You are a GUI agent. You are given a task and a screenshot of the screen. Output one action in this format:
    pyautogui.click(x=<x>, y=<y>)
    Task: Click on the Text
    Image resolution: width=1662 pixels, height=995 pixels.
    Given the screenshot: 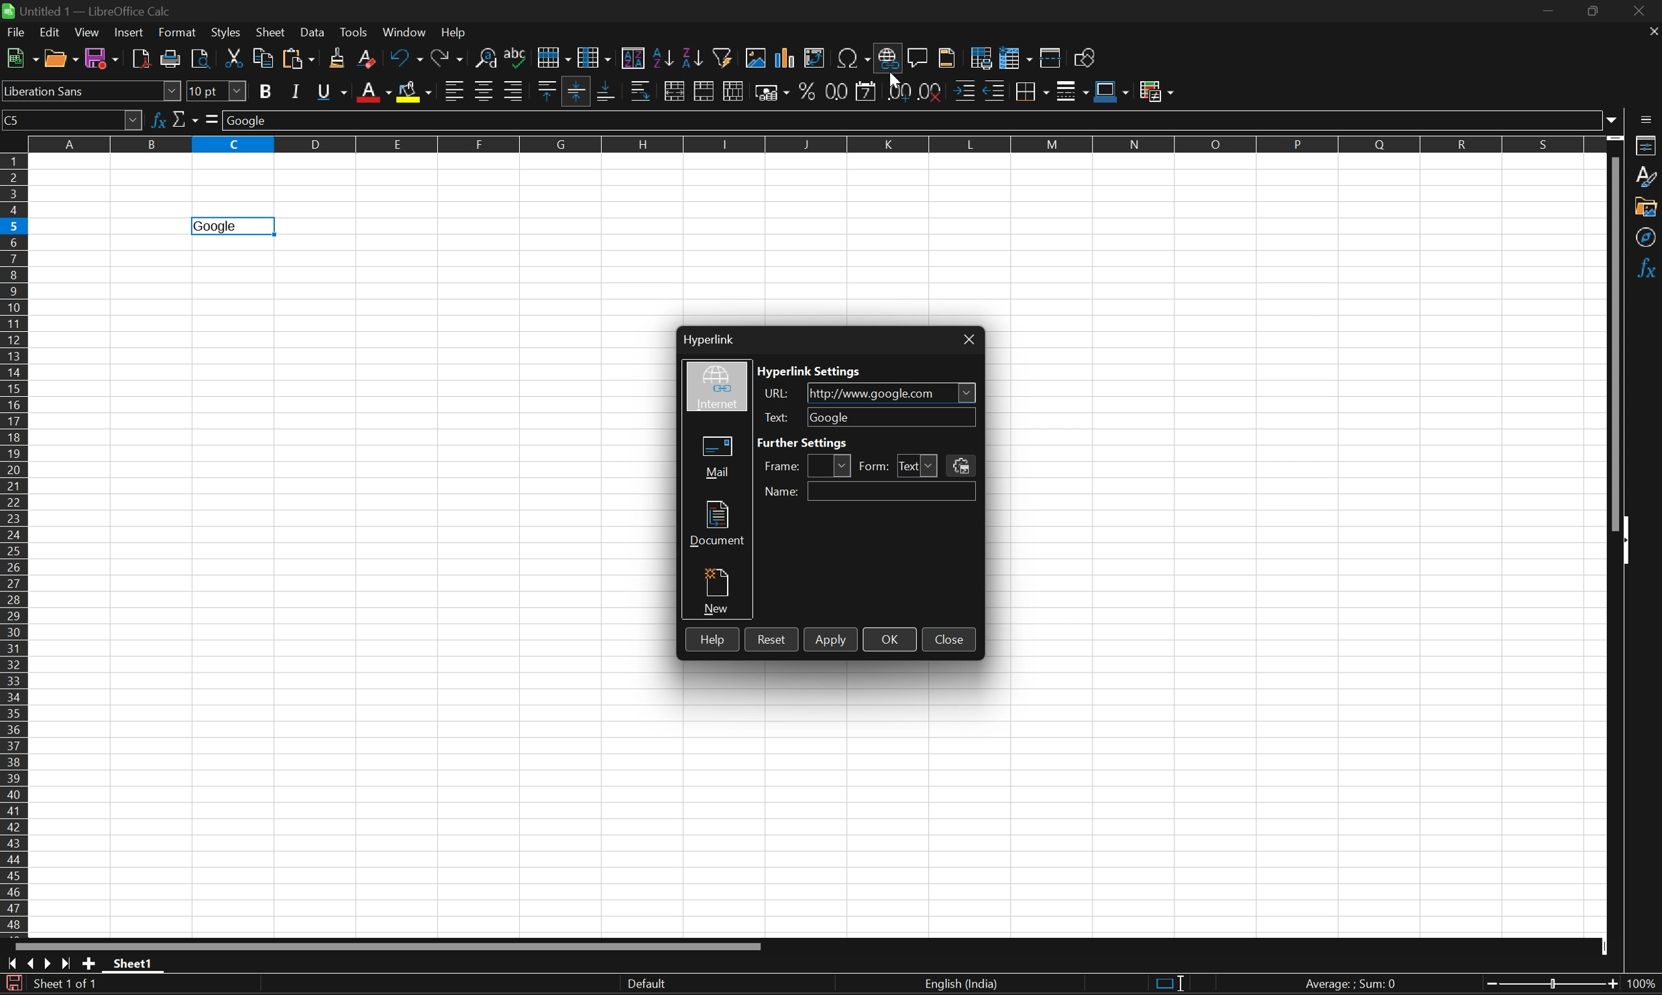 What is the action you would take?
    pyautogui.click(x=907, y=462)
    